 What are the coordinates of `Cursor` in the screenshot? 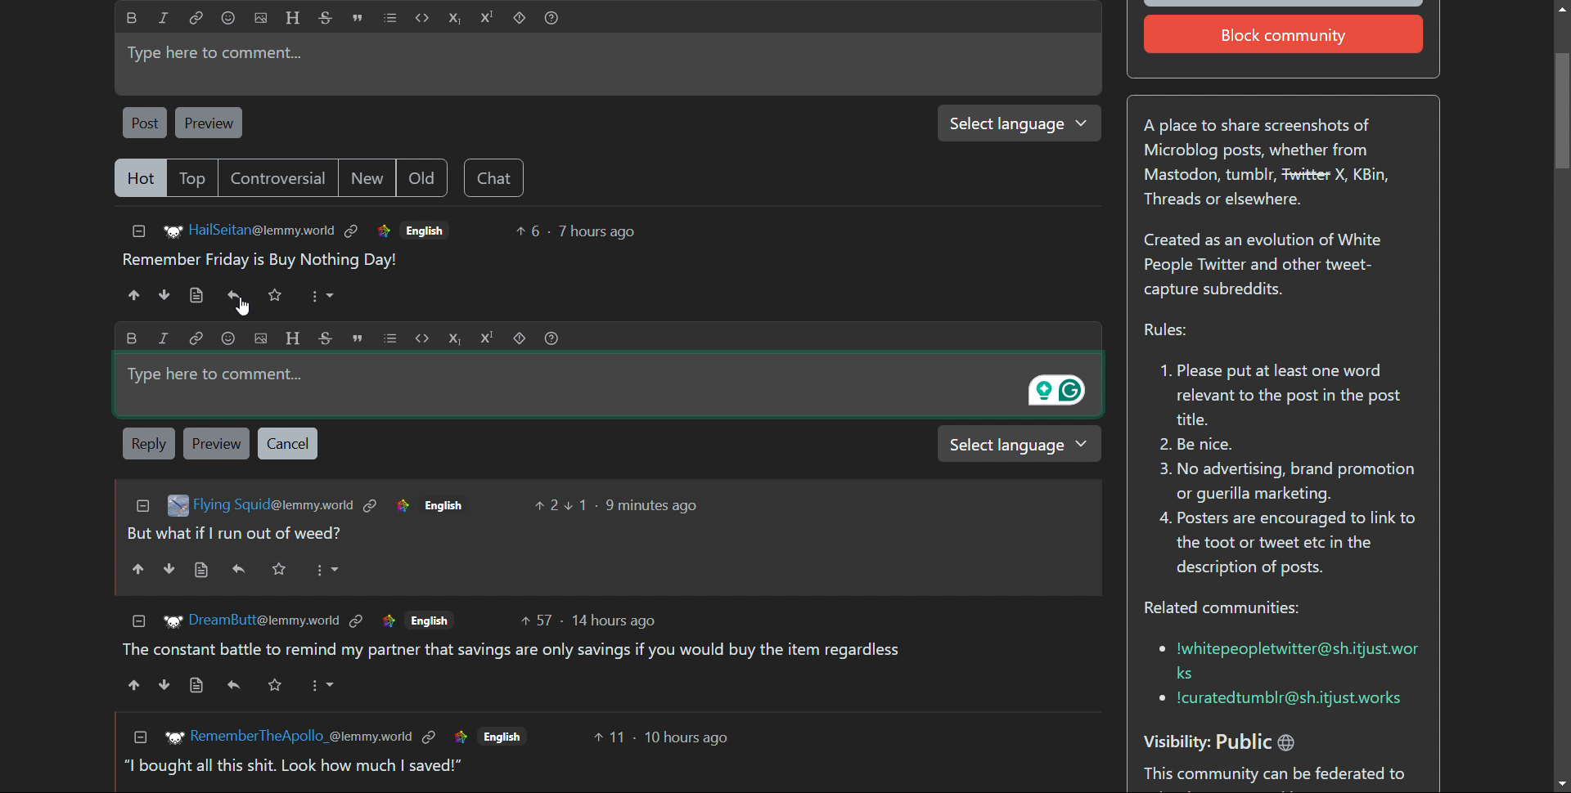 It's located at (234, 305).